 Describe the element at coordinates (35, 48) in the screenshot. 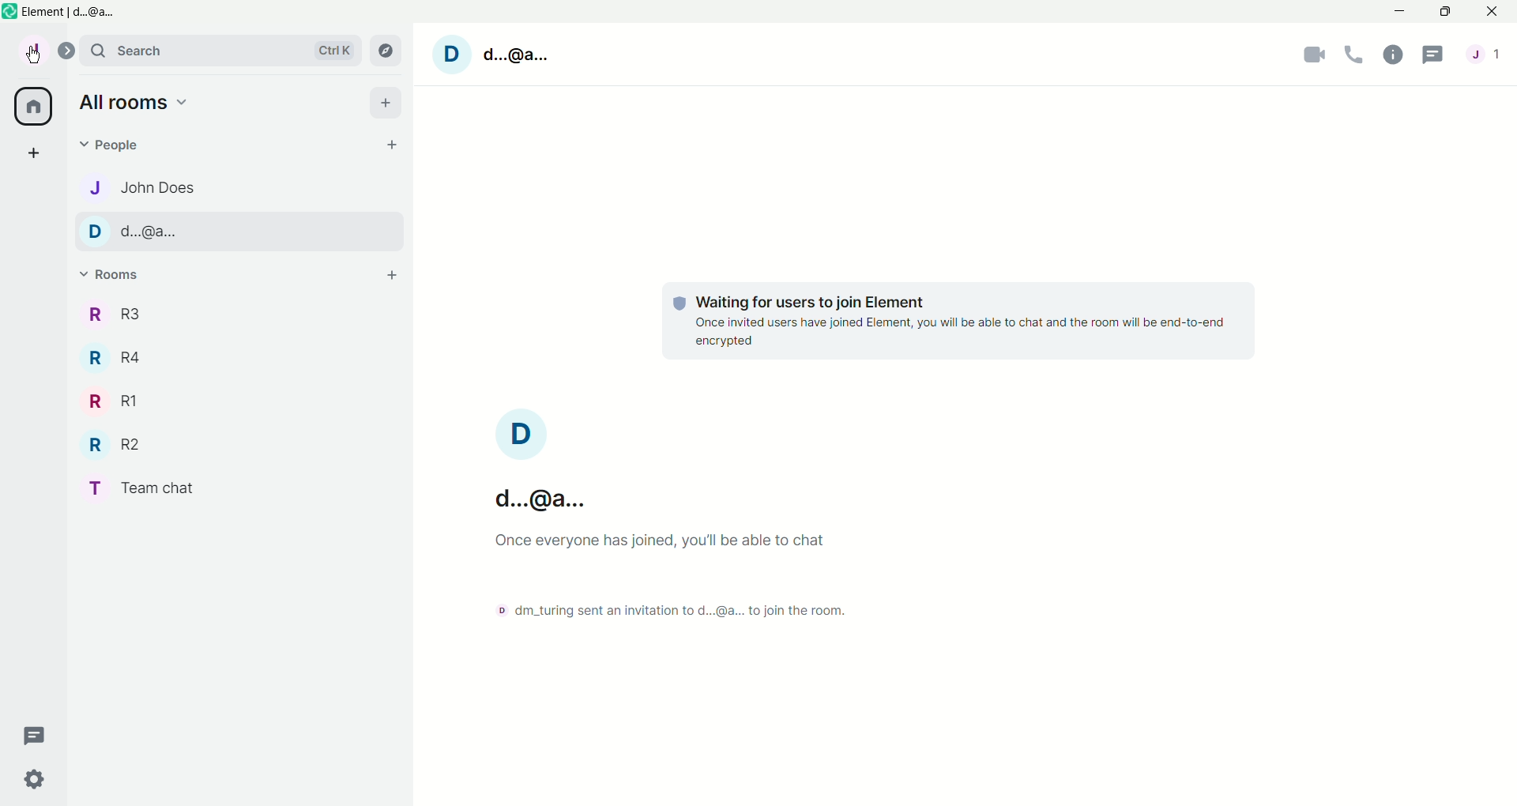

I see `User menu` at that location.